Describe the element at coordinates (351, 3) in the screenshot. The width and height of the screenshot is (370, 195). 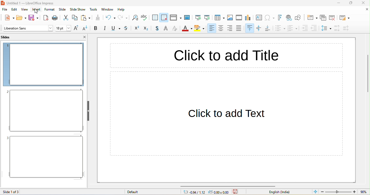
I see `maximize` at that location.